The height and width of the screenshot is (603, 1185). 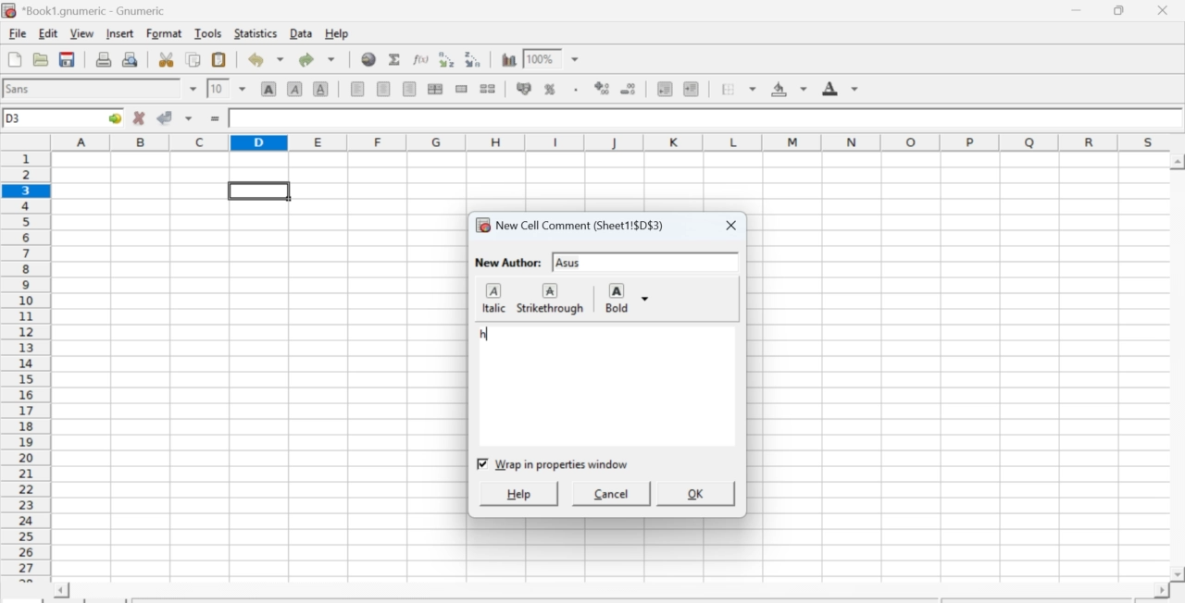 What do you see at coordinates (320, 89) in the screenshot?
I see `Underground` at bounding box center [320, 89].